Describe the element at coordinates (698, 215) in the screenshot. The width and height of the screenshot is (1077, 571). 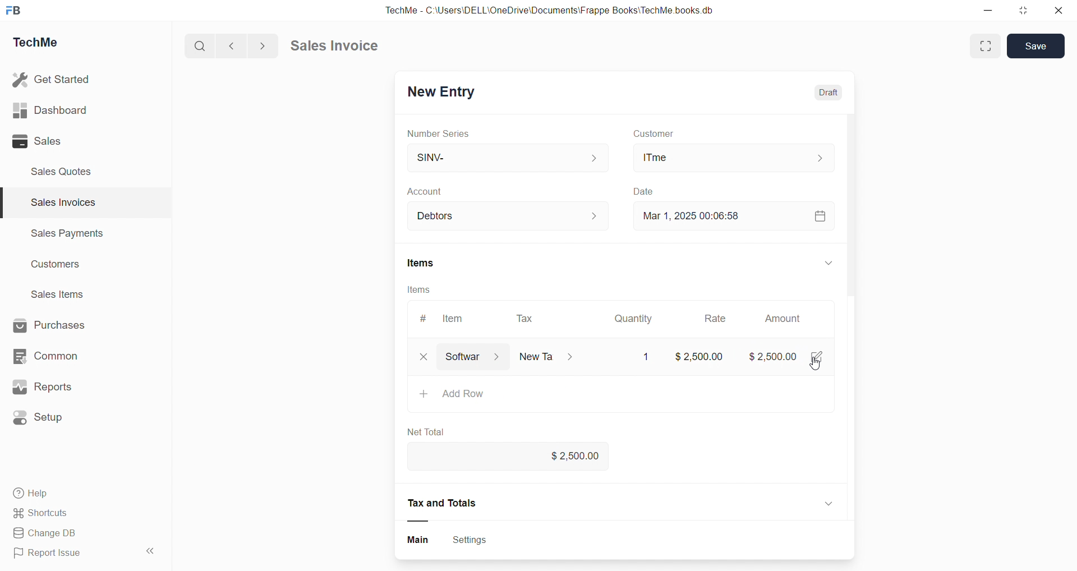
I see `Mar 1, 2025 00:06:58` at that location.